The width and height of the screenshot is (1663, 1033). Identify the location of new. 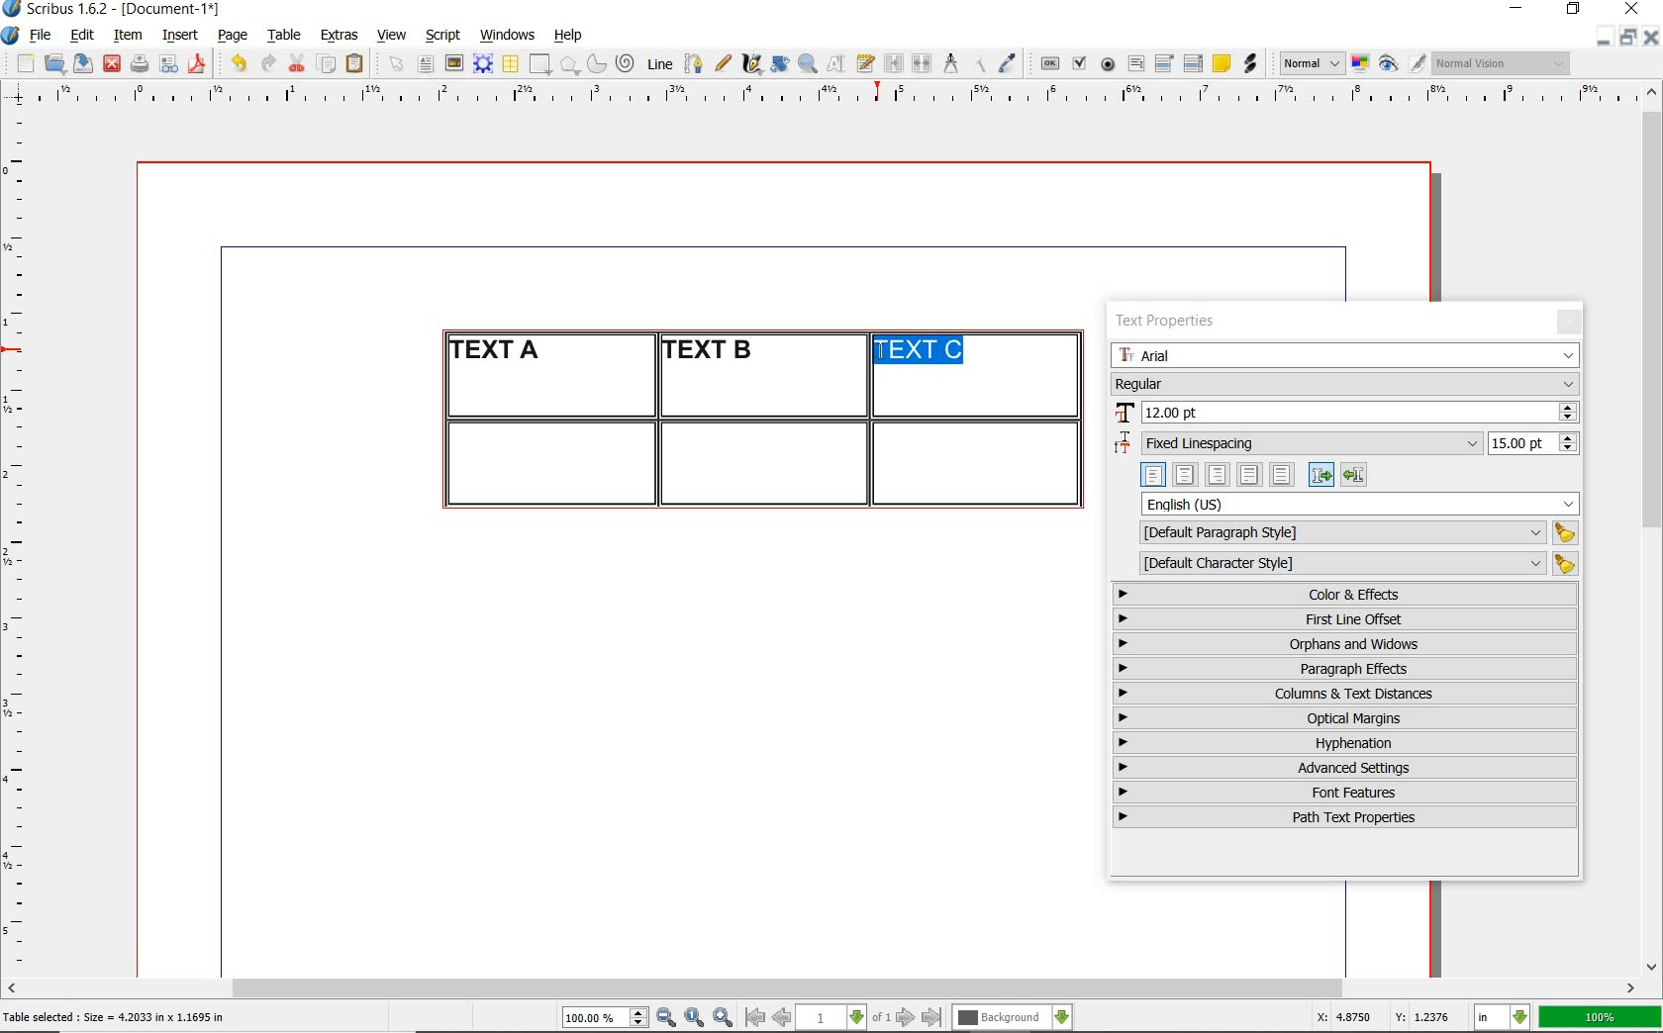
(23, 63).